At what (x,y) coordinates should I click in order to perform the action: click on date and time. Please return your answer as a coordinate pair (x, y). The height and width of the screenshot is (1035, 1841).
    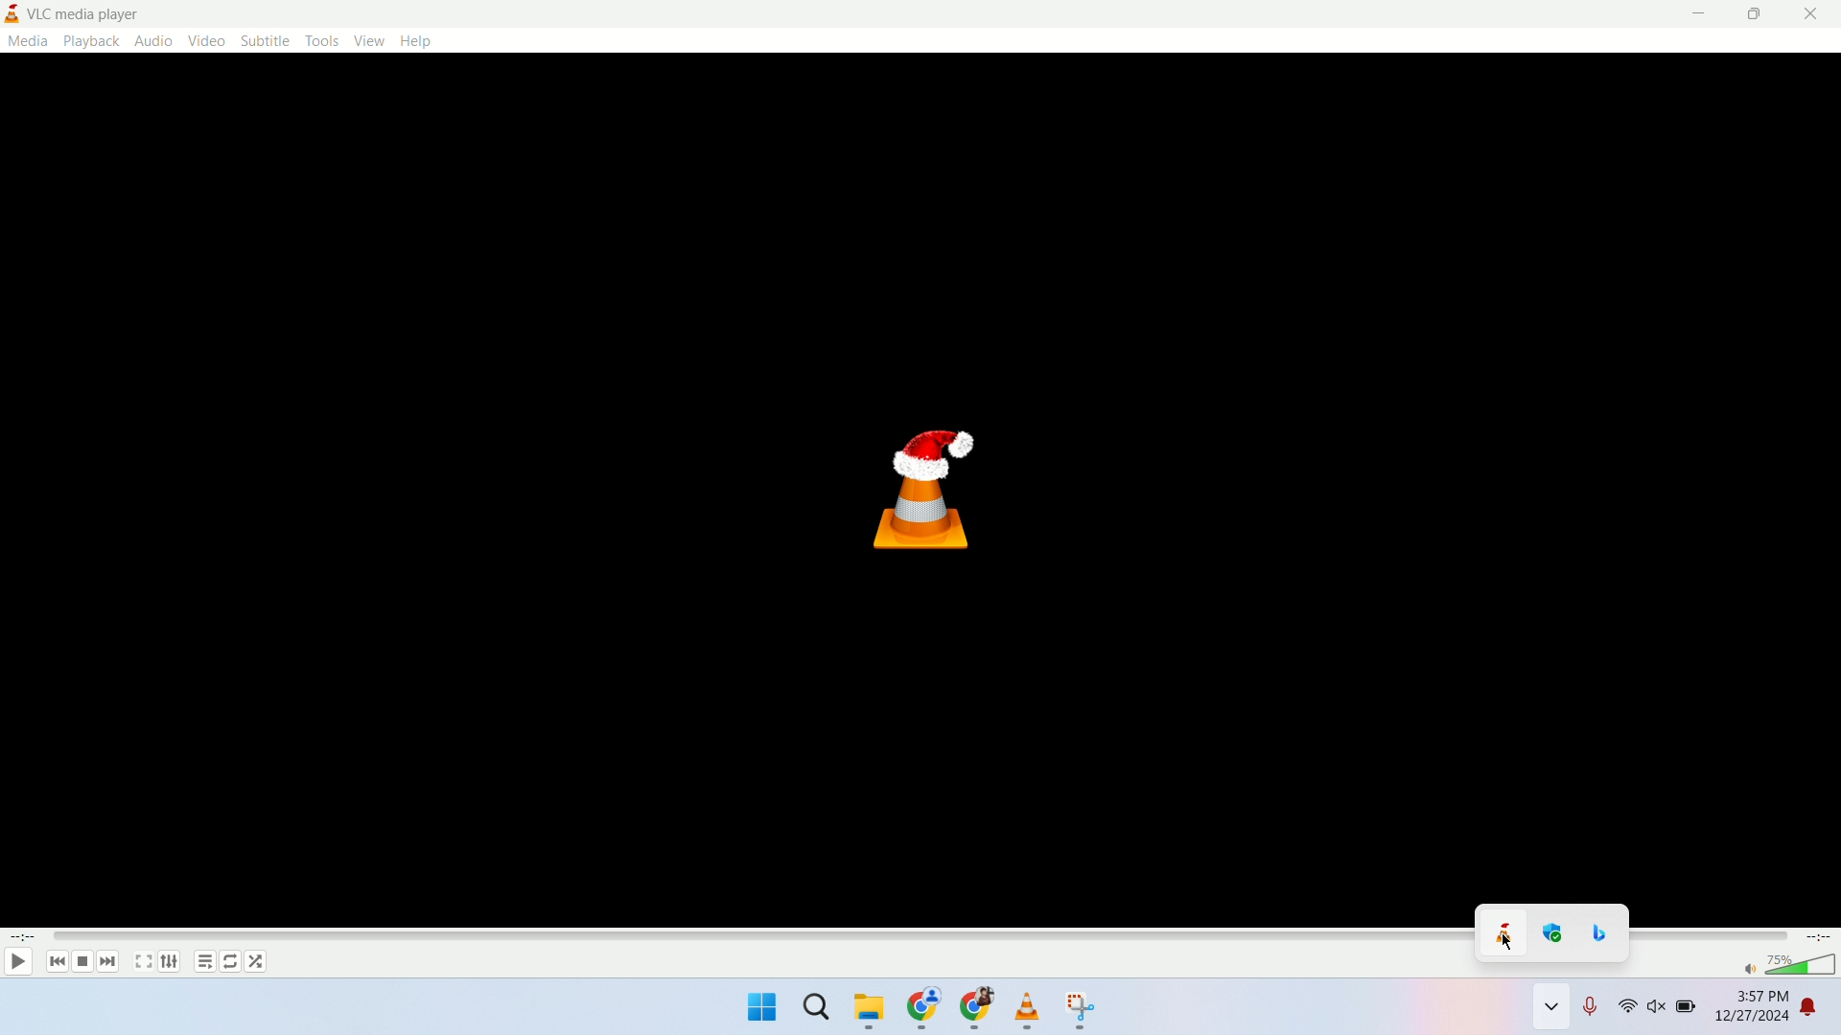
    Looking at the image, I should click on (1751, 1011).